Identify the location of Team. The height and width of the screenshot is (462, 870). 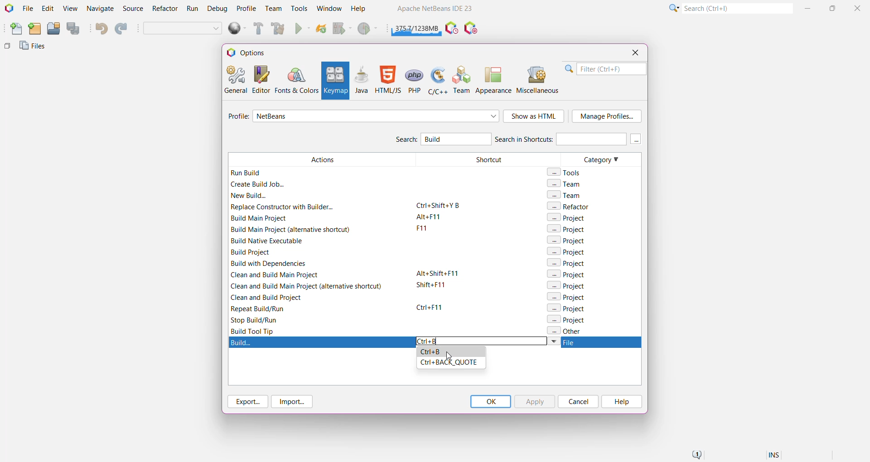
(273, 9).